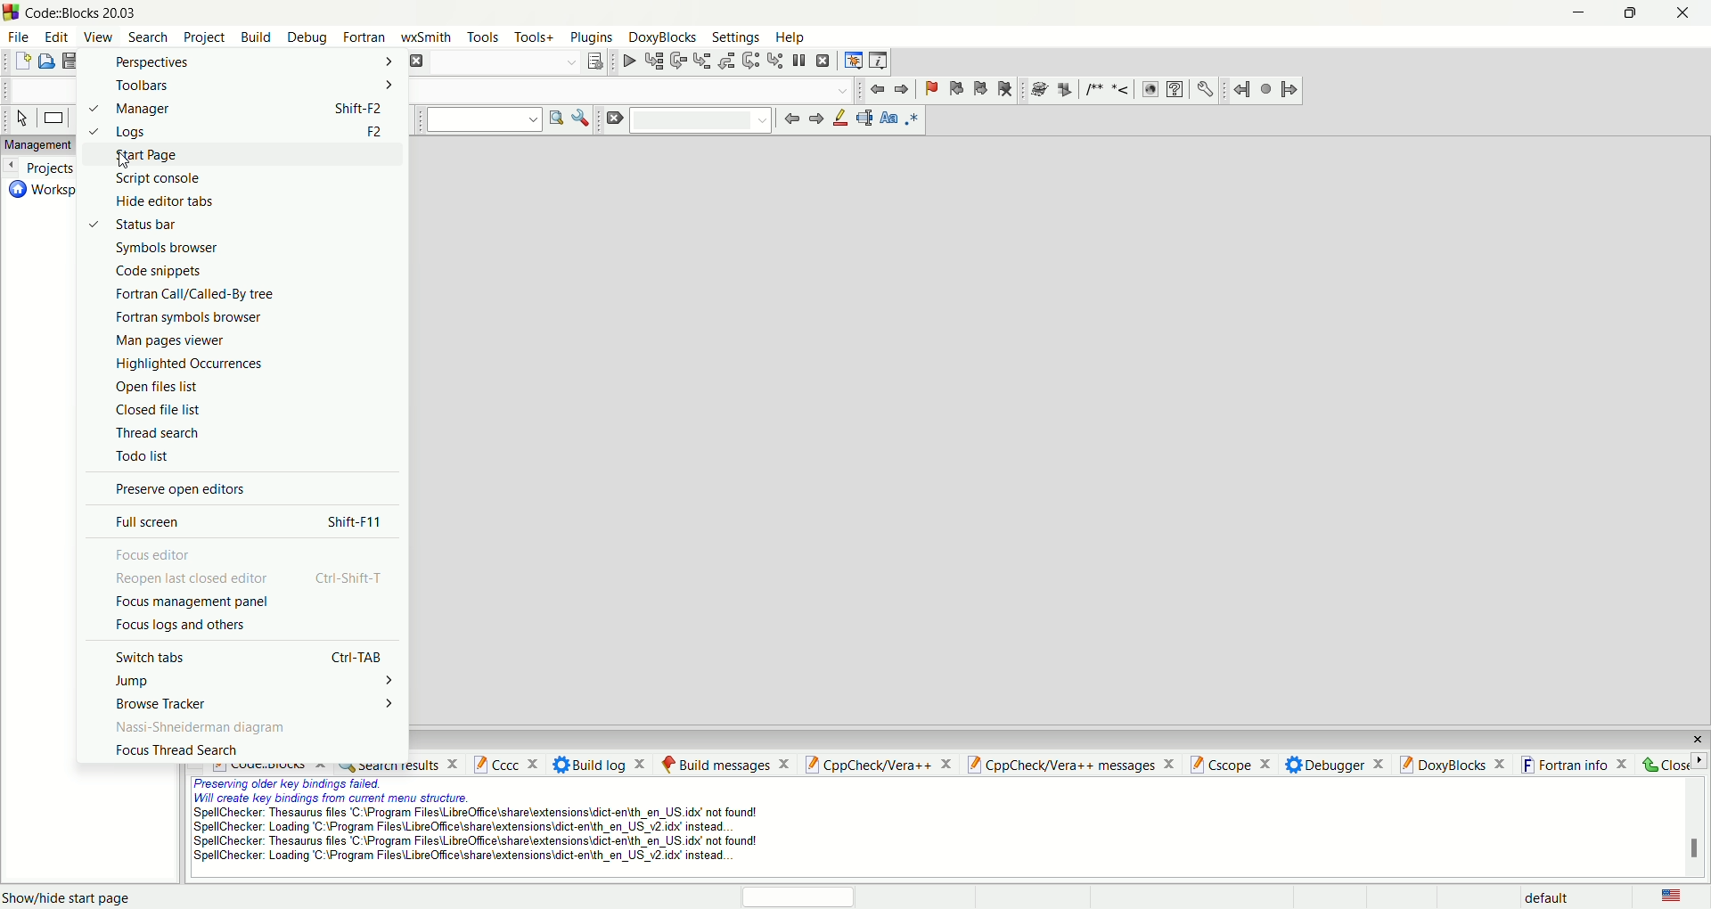 The image size is (1711, 909). What do you see at coordinates (59, 38) in the screenshot?
I see `edit` at bounding box center [59, 38].